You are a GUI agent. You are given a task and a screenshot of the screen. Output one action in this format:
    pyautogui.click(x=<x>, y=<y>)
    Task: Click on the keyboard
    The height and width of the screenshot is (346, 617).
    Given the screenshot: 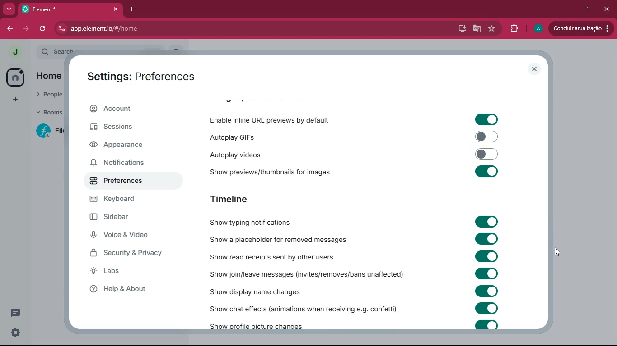 What is the action you would take?
    pyautogui.click(x=127, y=199)
    